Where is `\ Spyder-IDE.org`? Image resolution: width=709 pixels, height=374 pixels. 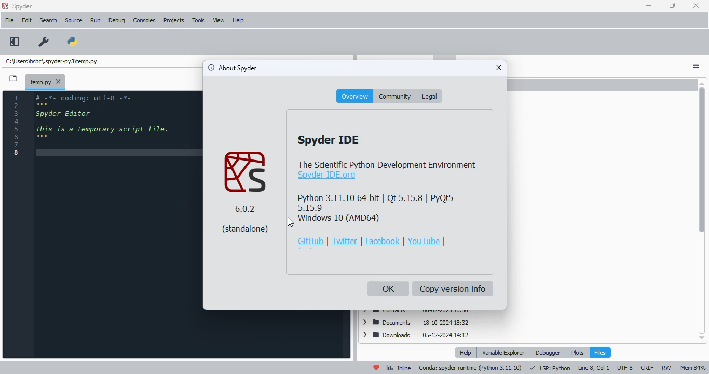
\ Spyder-IDE.org is located at coordinates (325, 176).